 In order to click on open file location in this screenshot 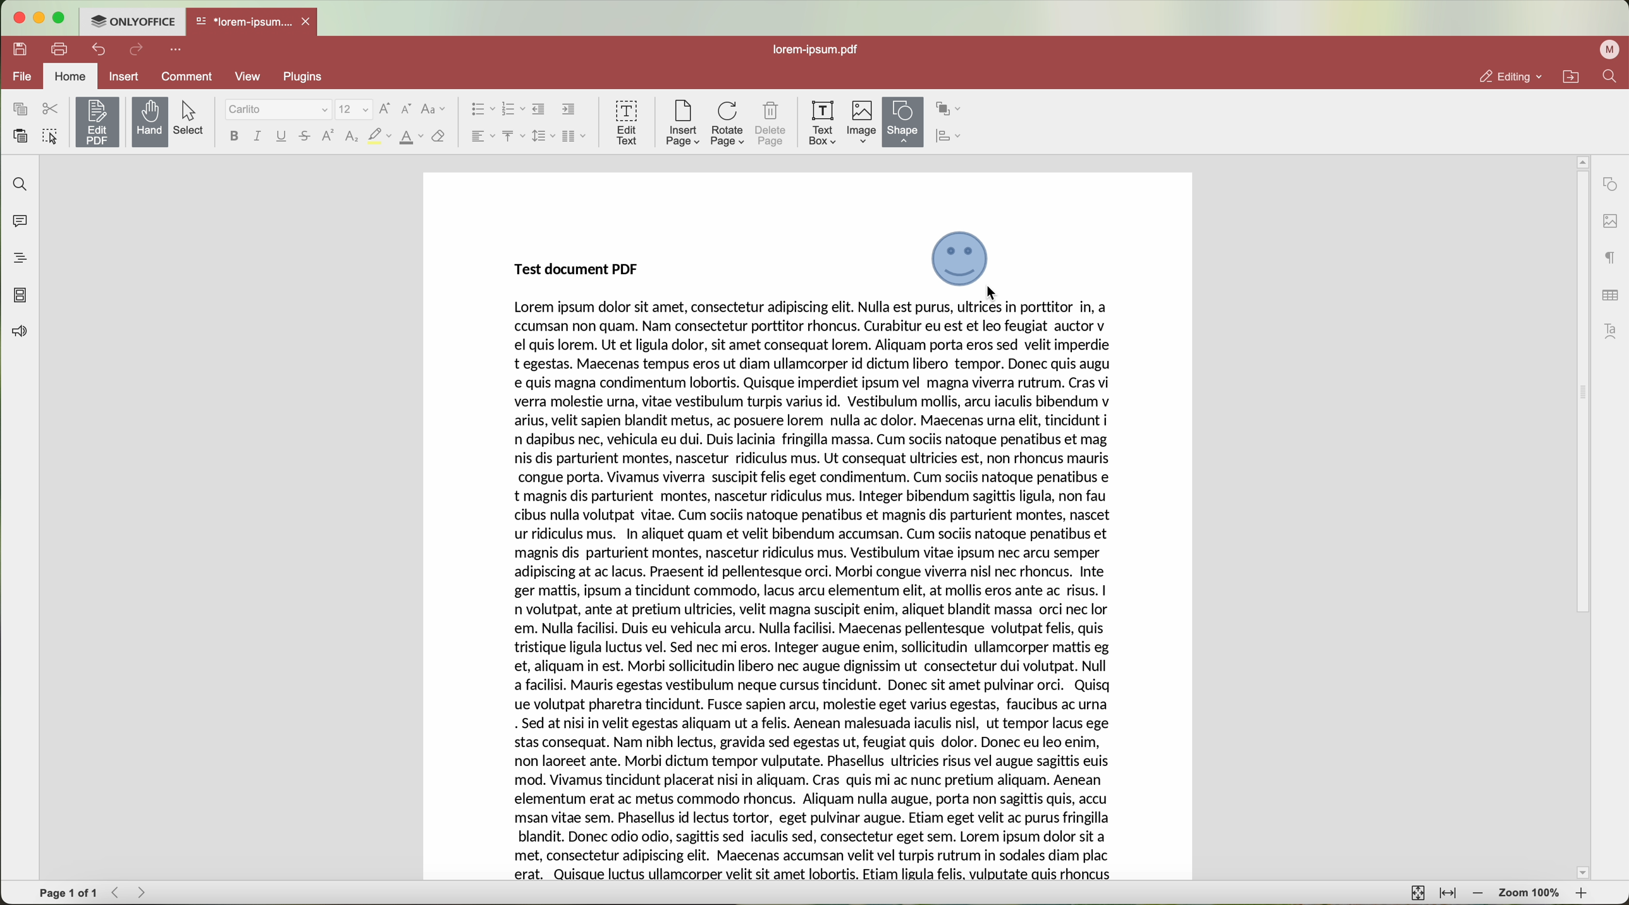, I will do `click(1571, 77)`.